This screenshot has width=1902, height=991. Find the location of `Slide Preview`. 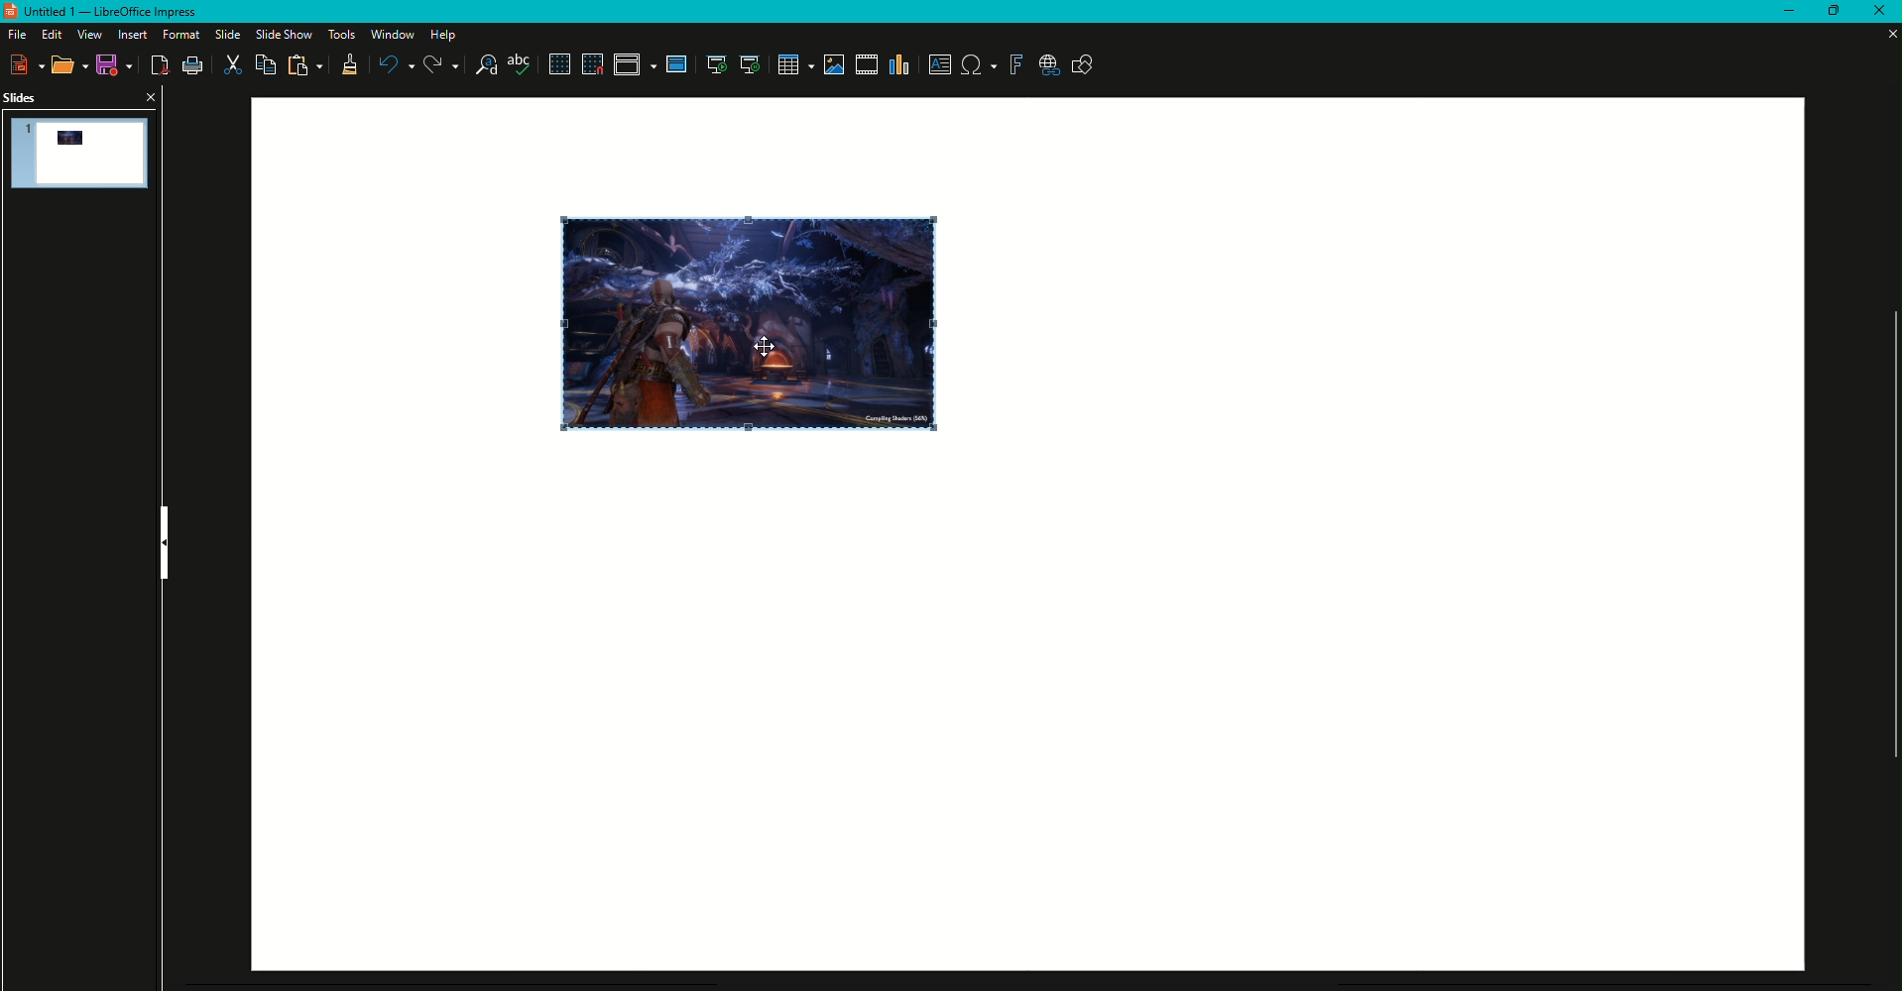

Slide Preview is located at coordinates (81, 153).